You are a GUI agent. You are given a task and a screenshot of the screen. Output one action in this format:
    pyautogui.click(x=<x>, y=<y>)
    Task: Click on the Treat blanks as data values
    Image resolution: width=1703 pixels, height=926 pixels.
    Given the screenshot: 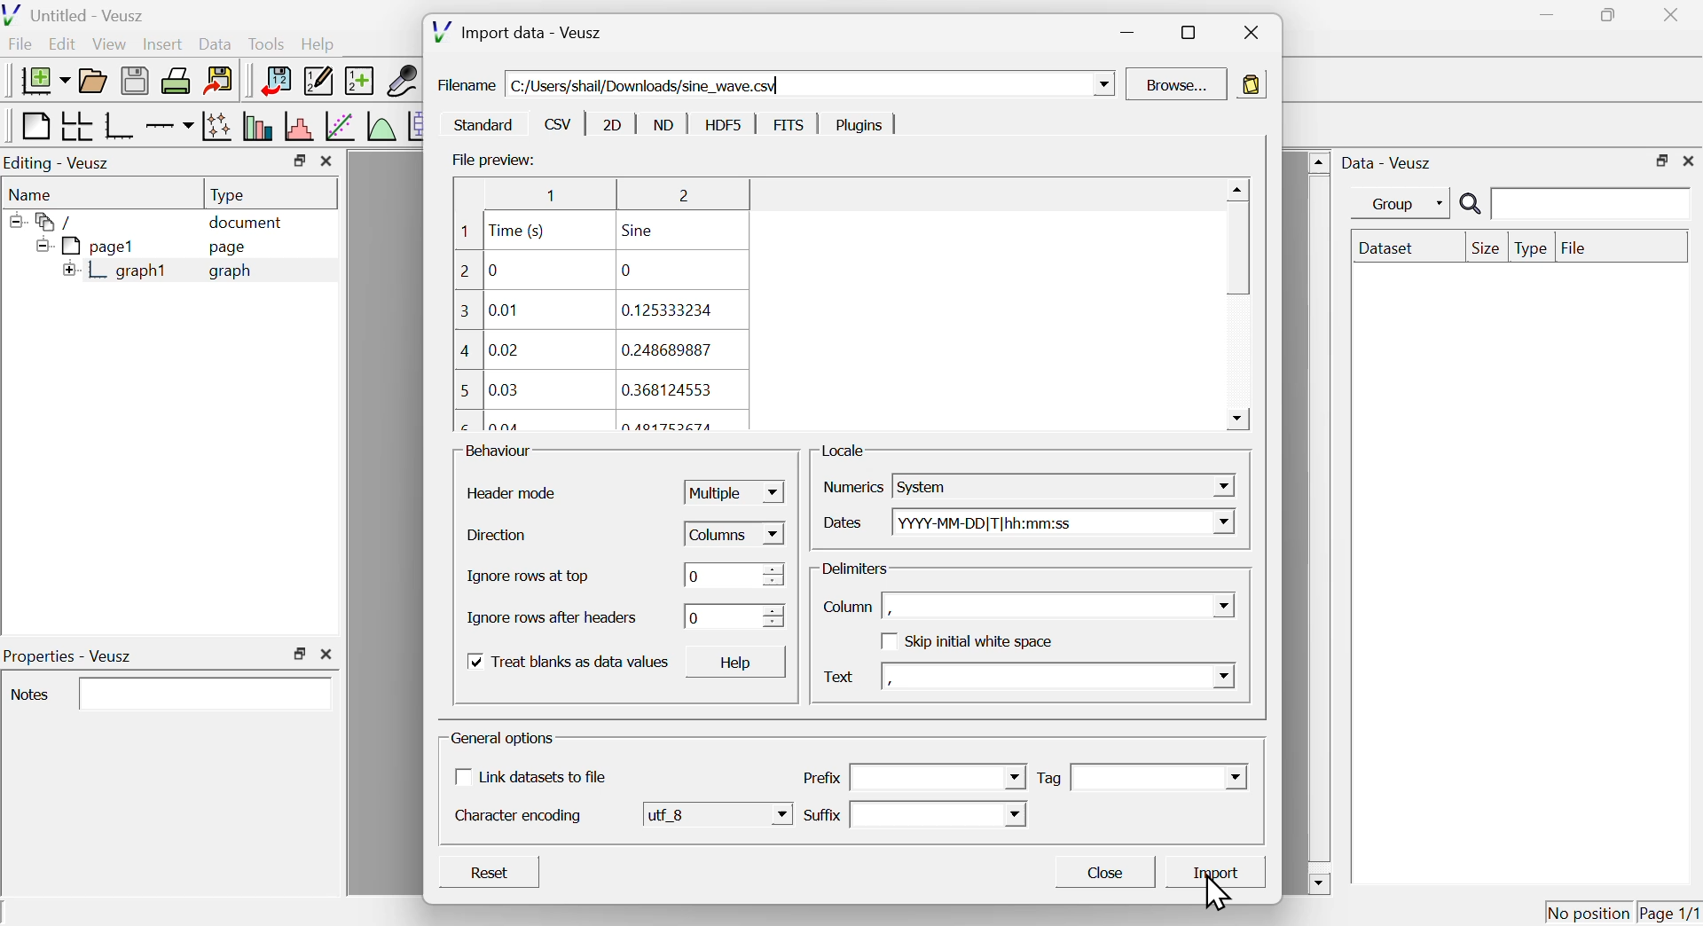 What is the action you would take?
    pyautogui.click(x=585, y=663)
    